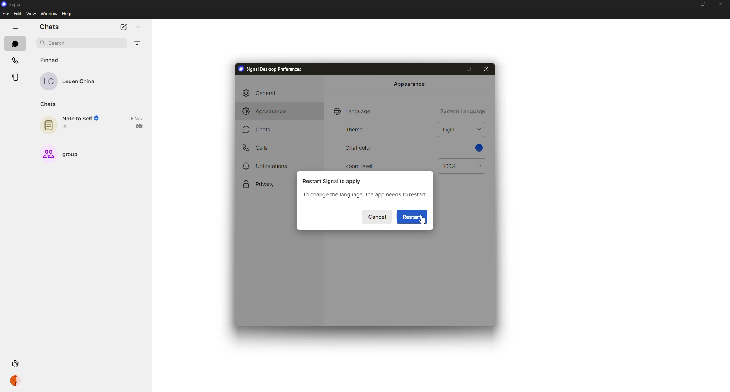 Image resolution: width=730 pixels, height=392 pixels. Describe the element at coordinates (354, 130) in the screenshot. I see `theme` at that location.